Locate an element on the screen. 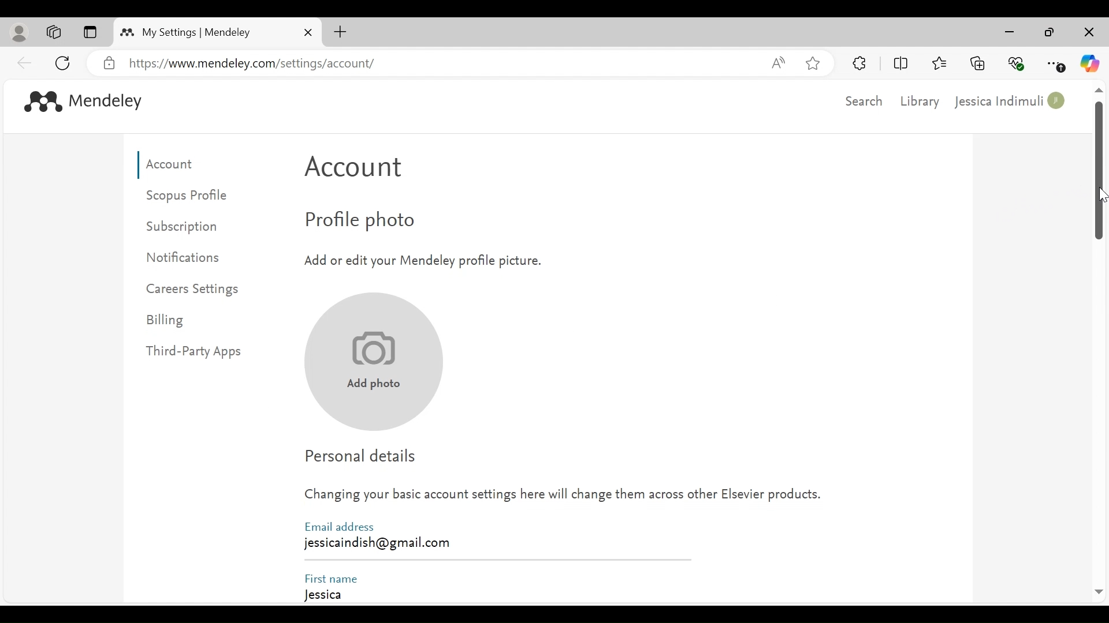  Profile Photo is located at coordinates (384, 222).